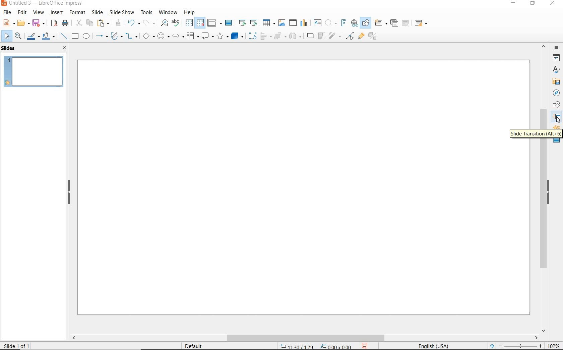 The width and height of the screenshot is (563, 350). I want to click on TOOLS, so click(146, 12).